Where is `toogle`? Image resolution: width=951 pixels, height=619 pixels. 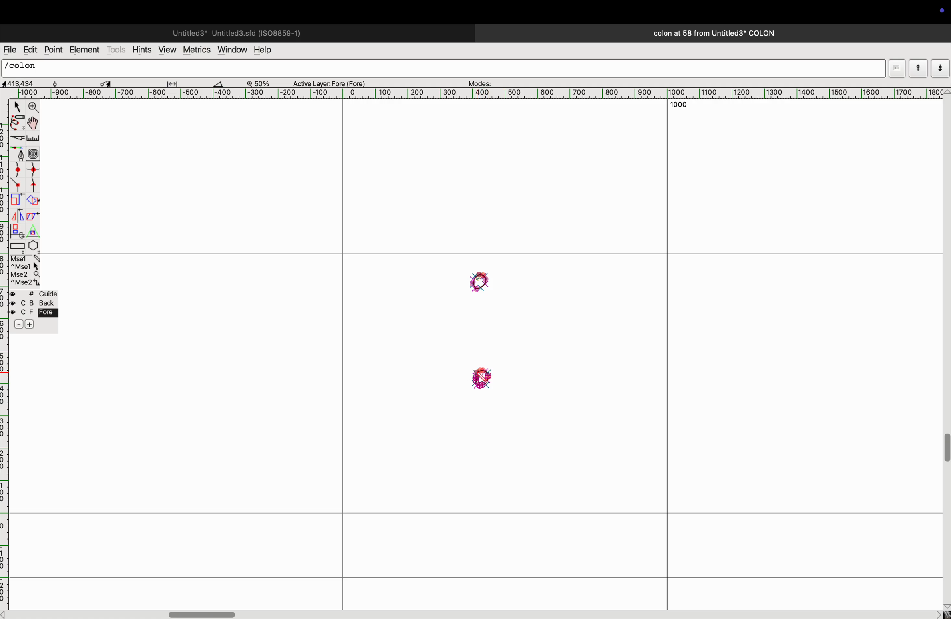 toogle is located at coordinates (33, 124).